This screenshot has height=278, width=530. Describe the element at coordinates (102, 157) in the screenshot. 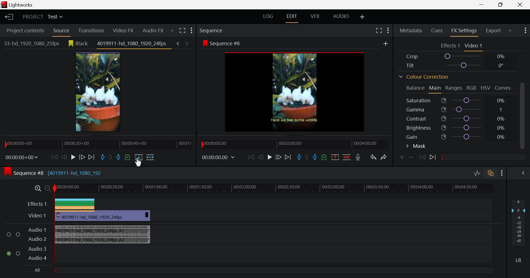

I see `Mark In` at that location.